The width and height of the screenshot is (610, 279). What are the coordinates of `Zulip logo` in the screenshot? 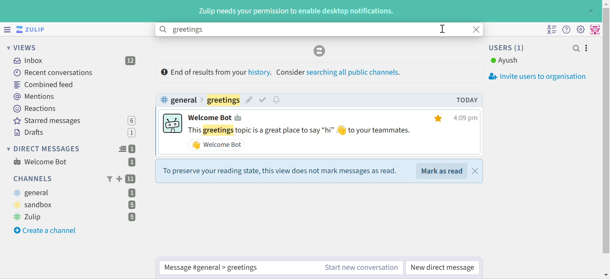 It's located at (32, 29).